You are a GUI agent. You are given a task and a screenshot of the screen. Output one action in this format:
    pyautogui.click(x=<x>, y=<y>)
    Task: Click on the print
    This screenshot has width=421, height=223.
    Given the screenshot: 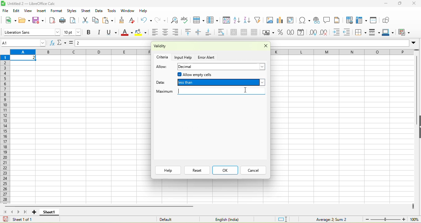 What is the action you would take?
    pyautogui.click(x=63, y=20)
    